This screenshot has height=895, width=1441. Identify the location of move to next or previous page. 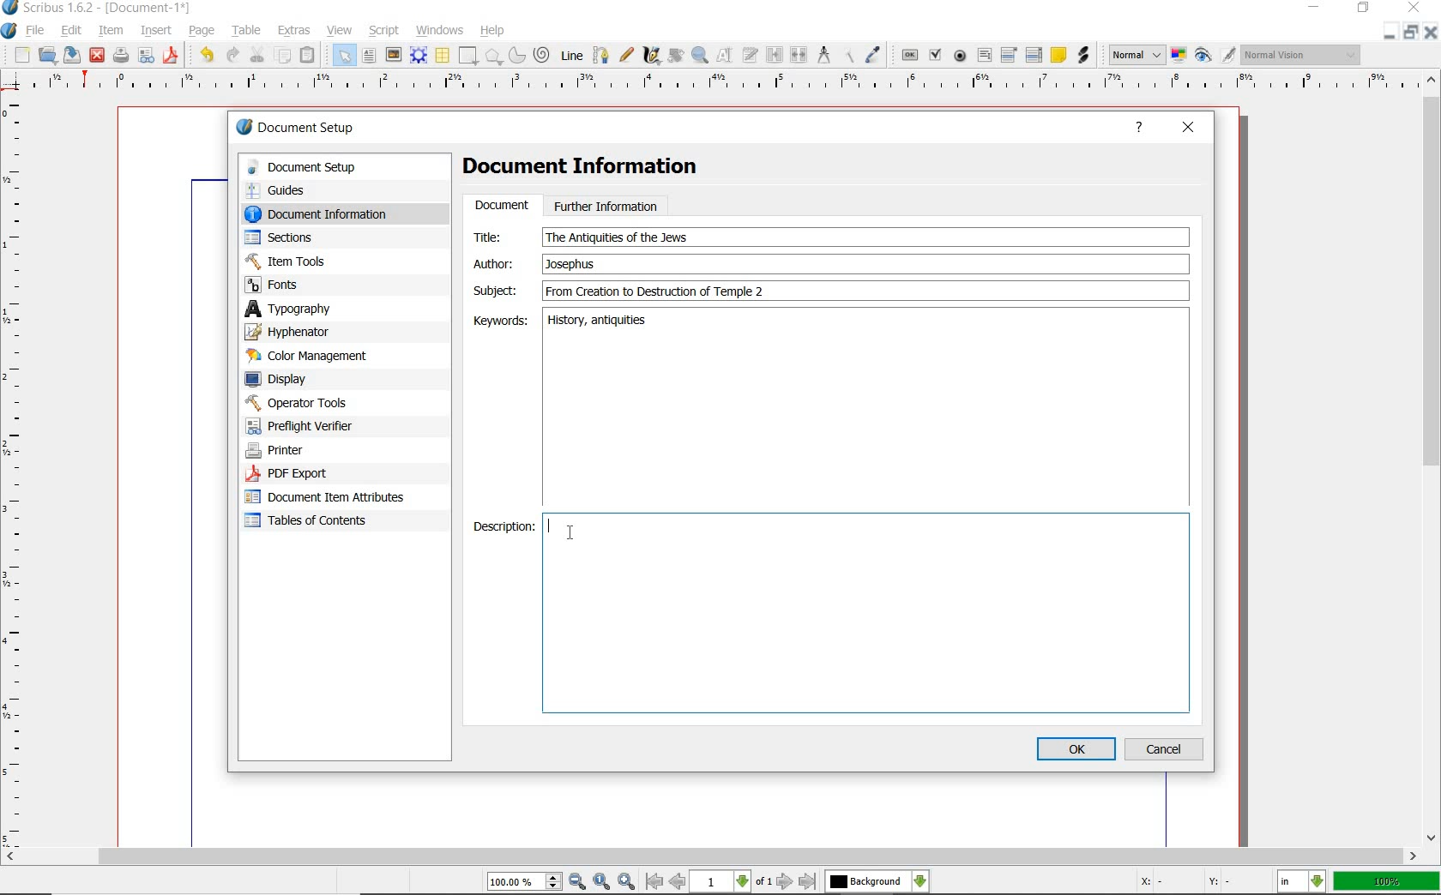
(733, 882).